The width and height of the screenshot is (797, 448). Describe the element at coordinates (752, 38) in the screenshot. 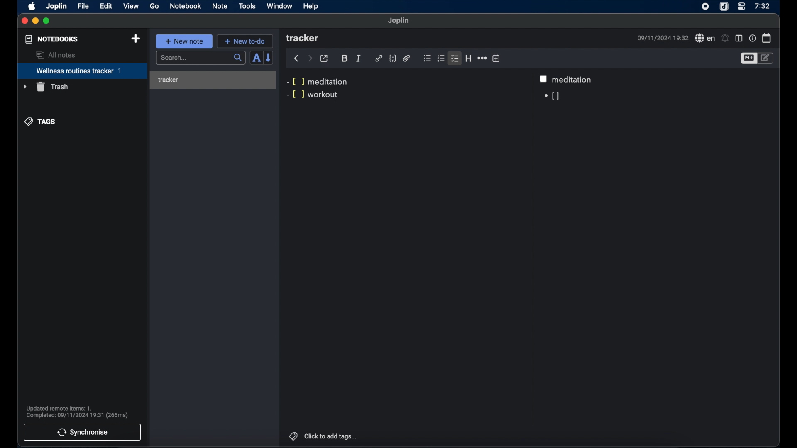

I see `note properties` at that location.